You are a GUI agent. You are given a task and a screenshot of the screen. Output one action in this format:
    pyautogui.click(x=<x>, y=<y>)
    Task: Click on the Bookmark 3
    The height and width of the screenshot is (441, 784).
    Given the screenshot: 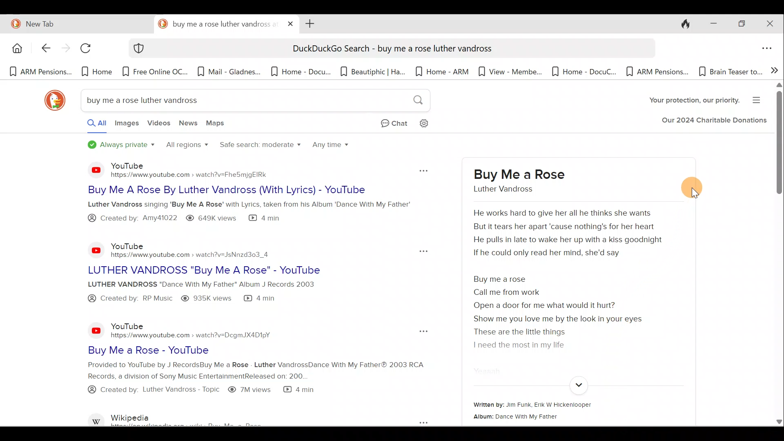 What is the action you would take?
    pyautogui.click(x=156, y=71)
    